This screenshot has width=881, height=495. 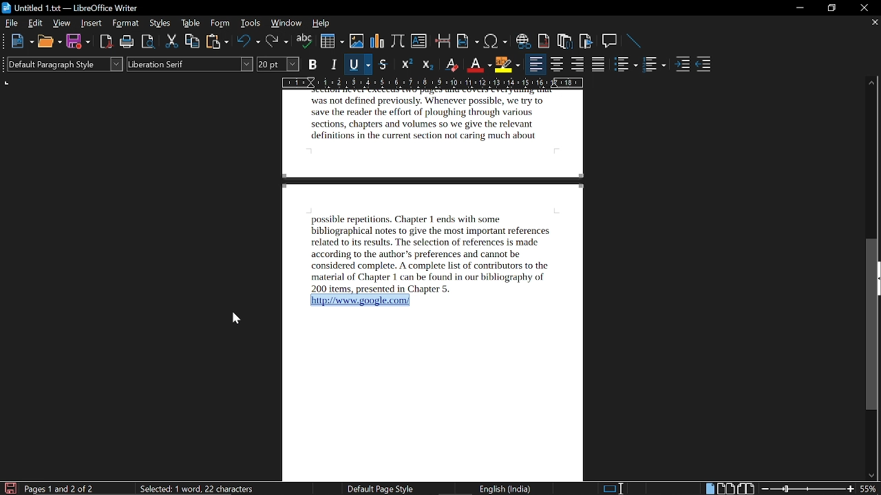 I want to click on copy, so click(x=193, y=42).